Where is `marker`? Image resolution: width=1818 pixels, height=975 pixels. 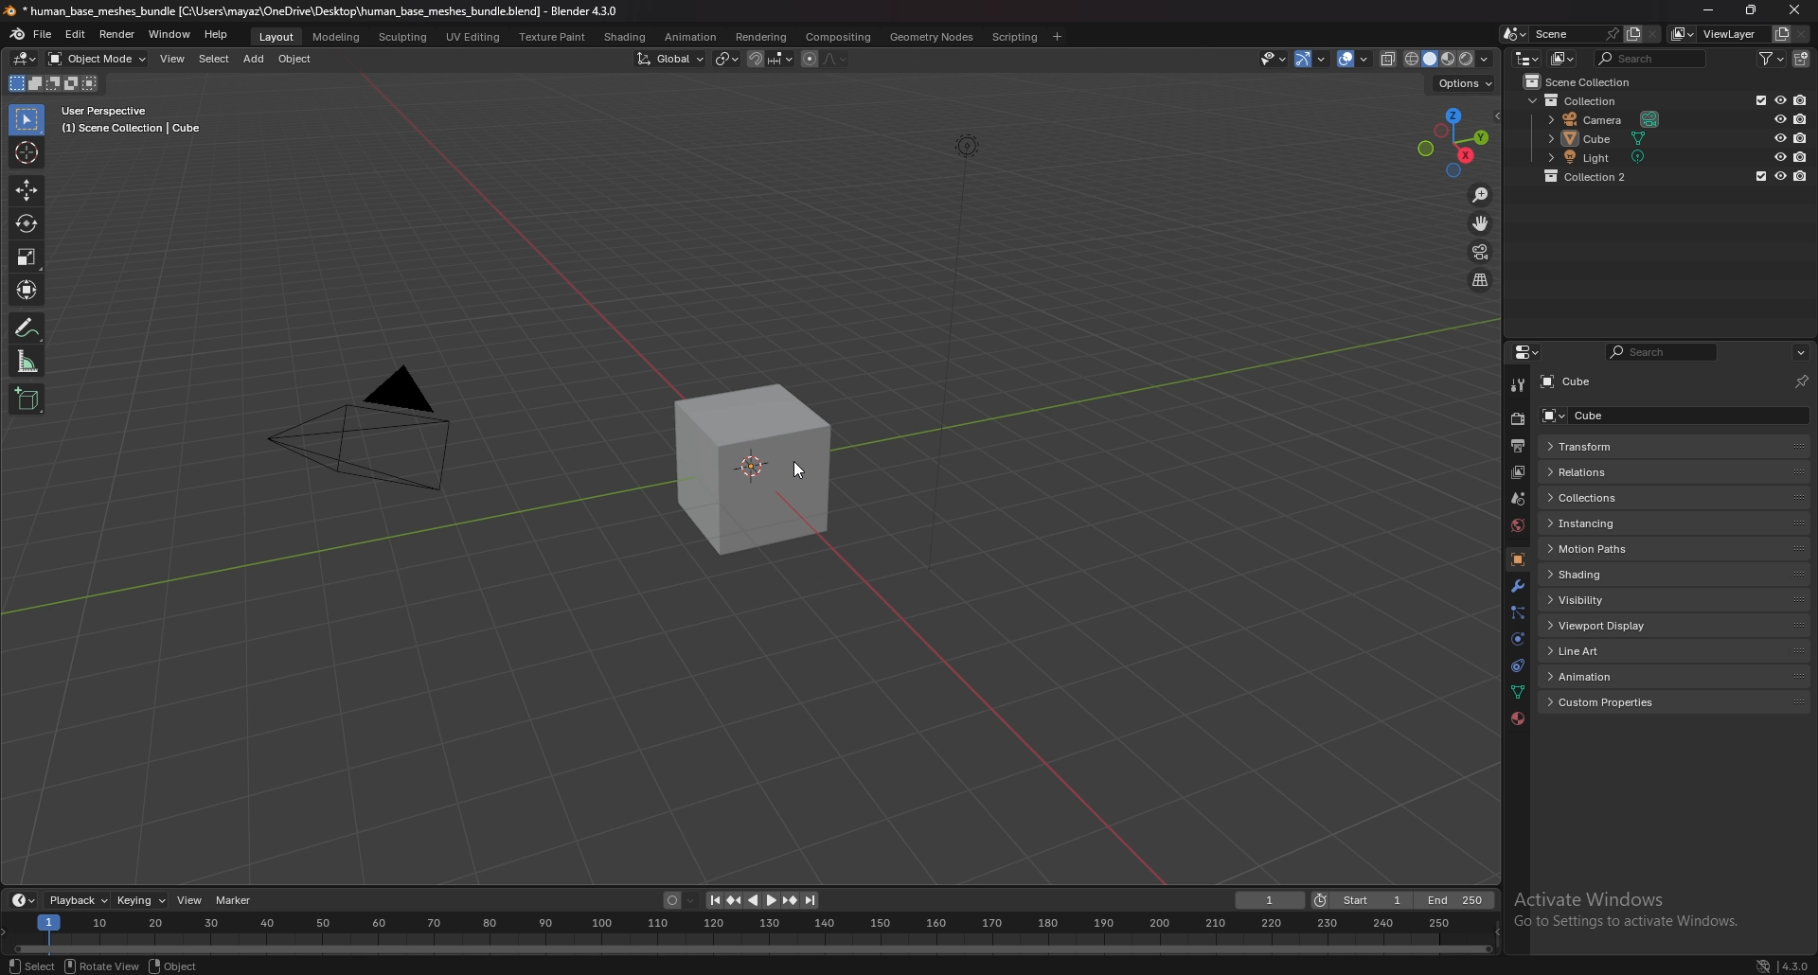 marker is located at coordinates (236, 900).